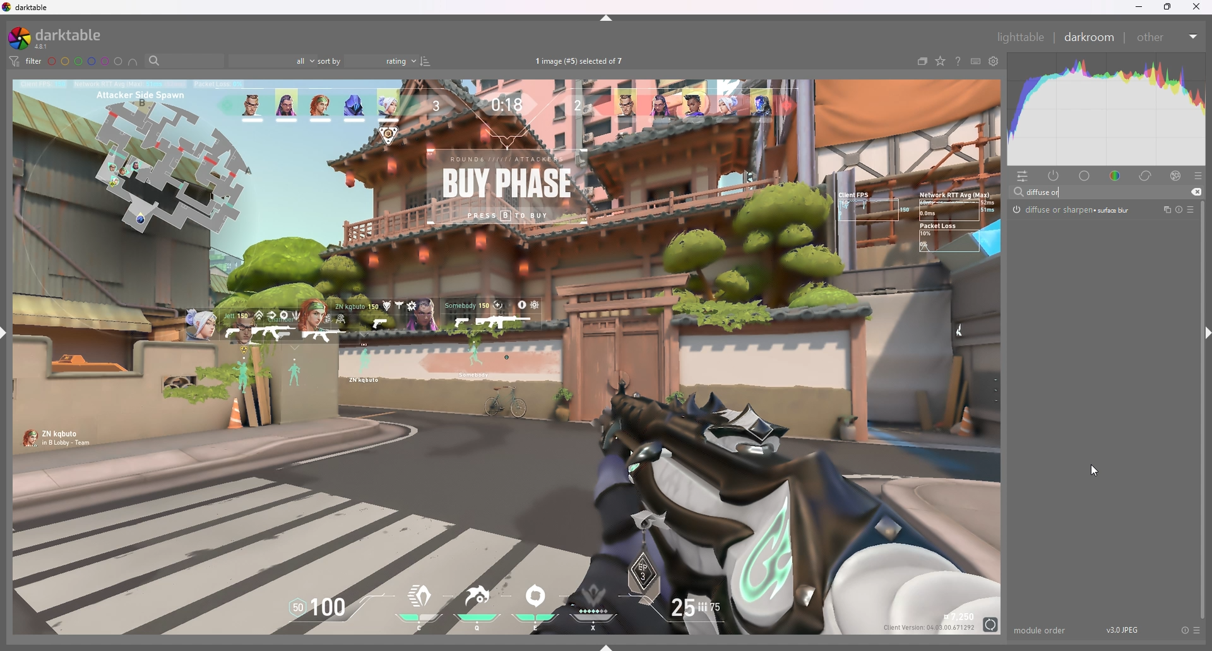 This screenshot has width=1212, height=651. What do you see at coordinates (1091, 37) in the screenshot?
I see `darkroom` at bounding box center [1091, 37].